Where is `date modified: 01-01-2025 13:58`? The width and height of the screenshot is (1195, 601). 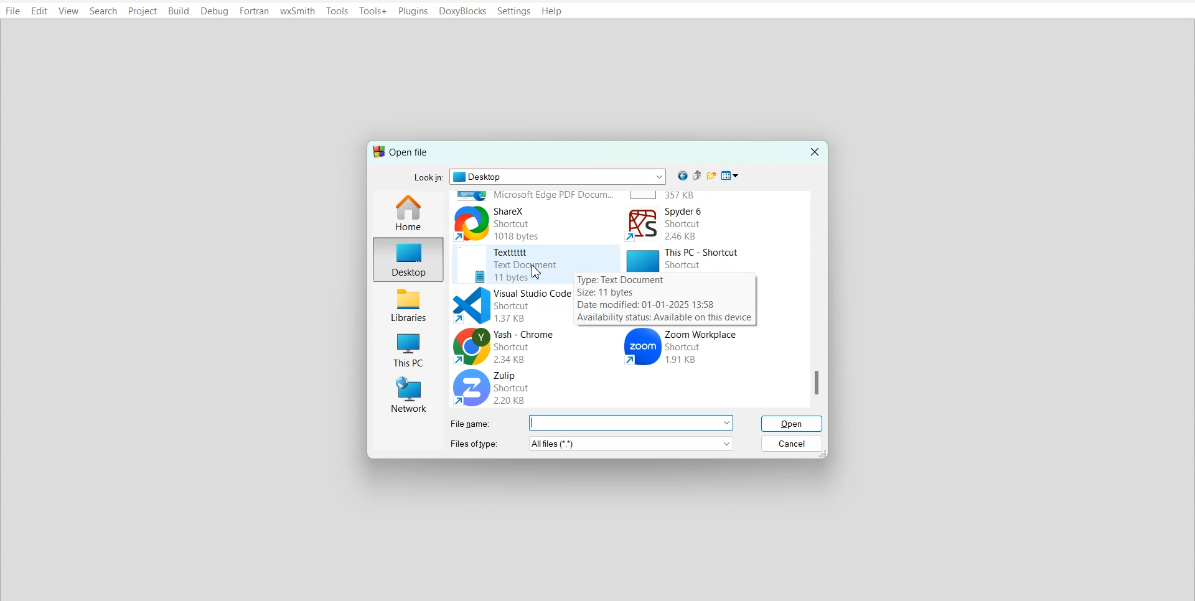
date modified: 01-01-2025 13:58 is located at coordinates (652, 304).